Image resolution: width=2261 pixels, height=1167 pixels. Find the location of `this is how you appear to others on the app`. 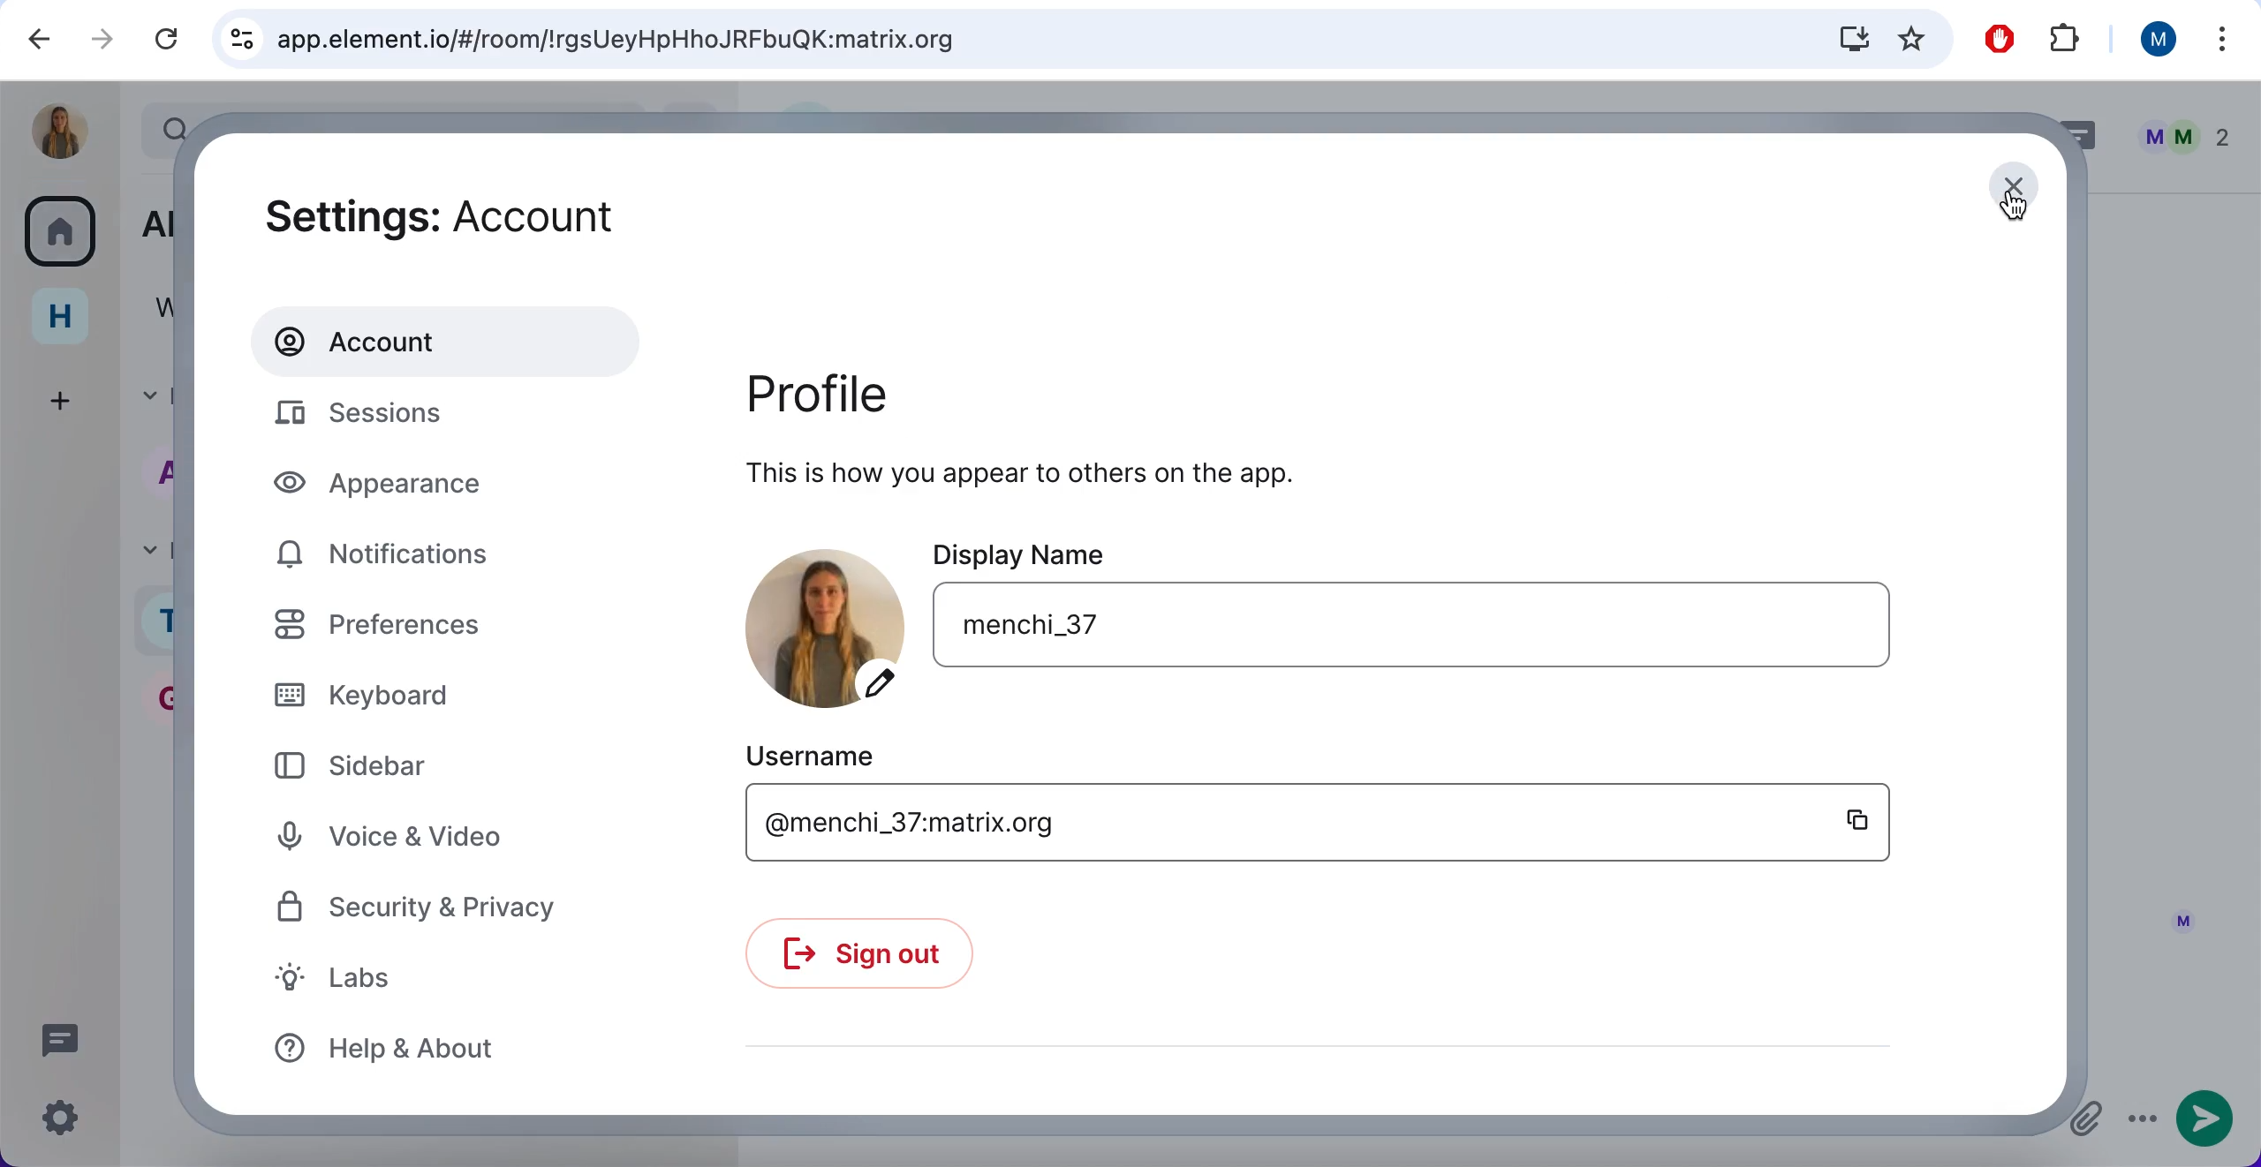

this is how you appear to others on the app is located at coordinates (1127, 478).